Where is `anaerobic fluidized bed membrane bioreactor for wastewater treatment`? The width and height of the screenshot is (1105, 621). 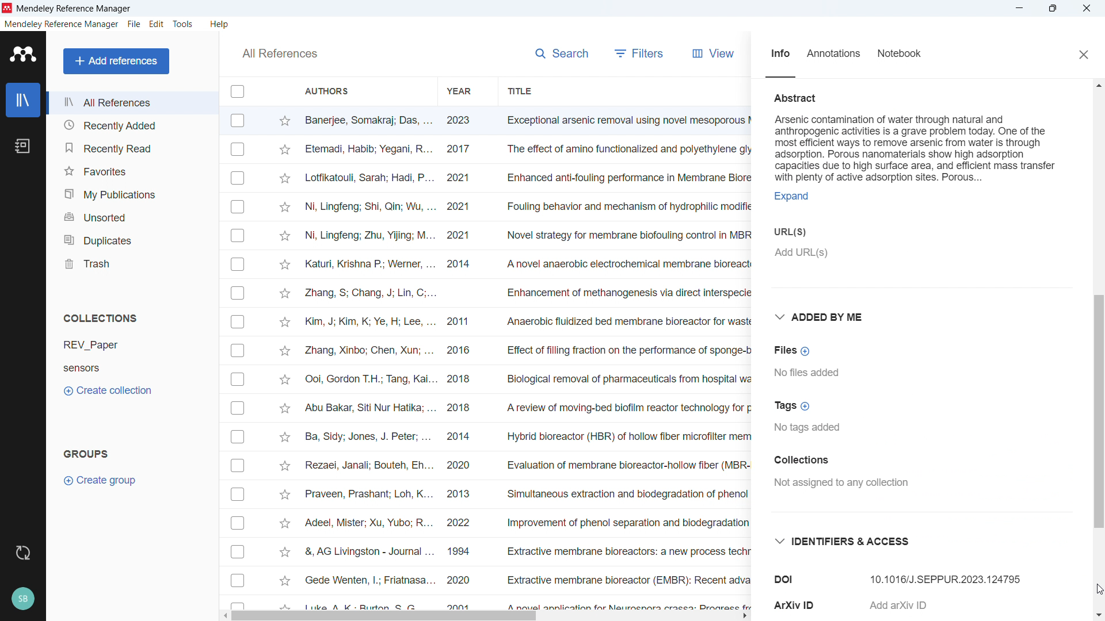 anaerobic fluidized bed membrane bioreactor for wastewater treatment is located at coordinates (626, 321).